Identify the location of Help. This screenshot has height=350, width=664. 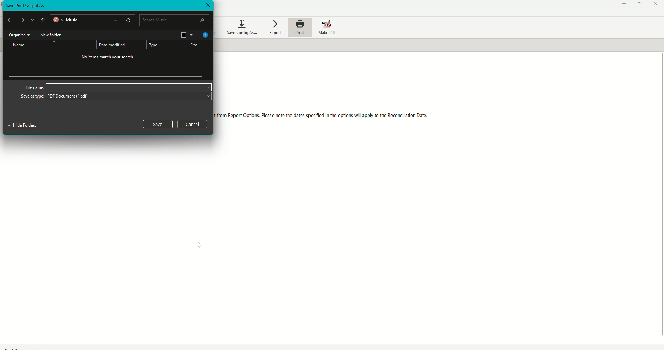
(205, 36).